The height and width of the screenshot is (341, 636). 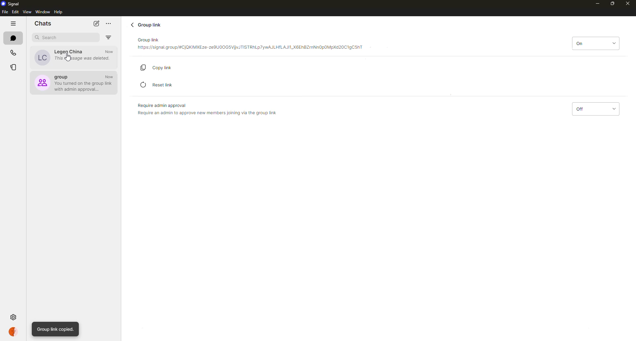 What do you see at coordinates (108, 37) in the screenshot?
I see `filter` at bounding box center [108, 37].